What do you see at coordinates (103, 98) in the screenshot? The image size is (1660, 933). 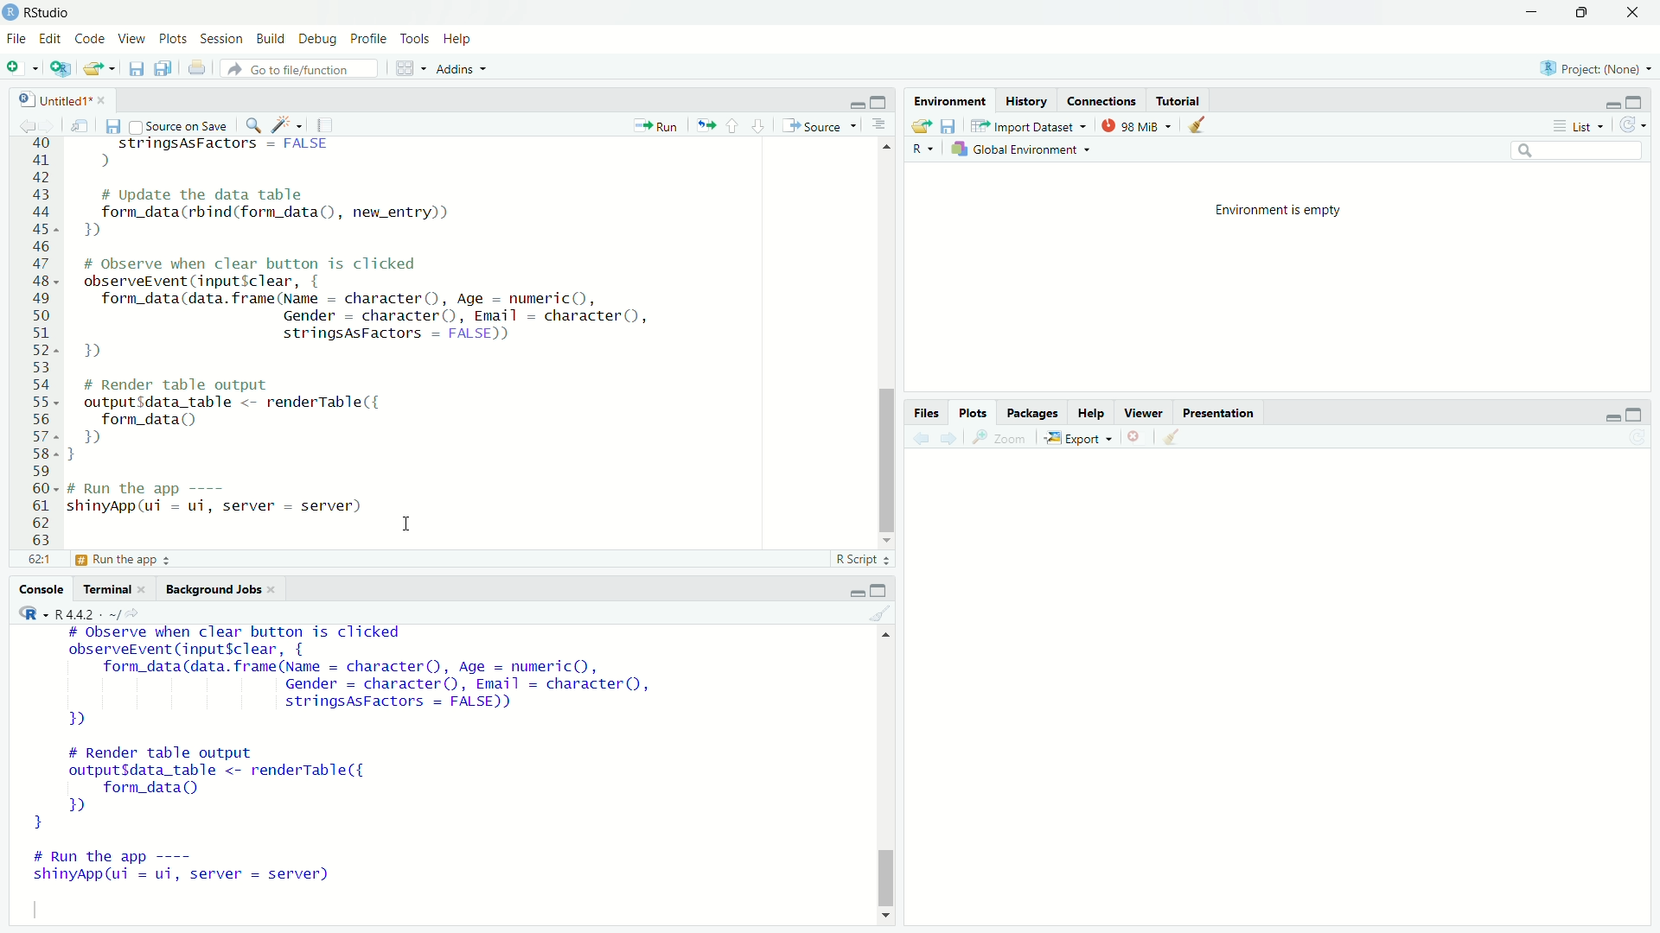 I see `close` at bounding box center [103, 98].